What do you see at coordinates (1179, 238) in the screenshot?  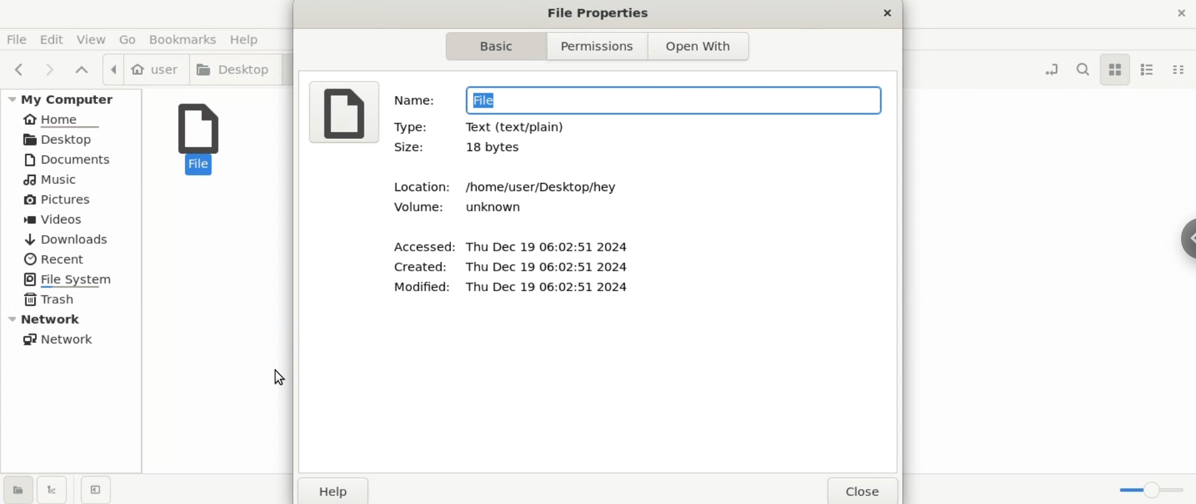 I see `sidebar` at bounding box center [1179, 238].